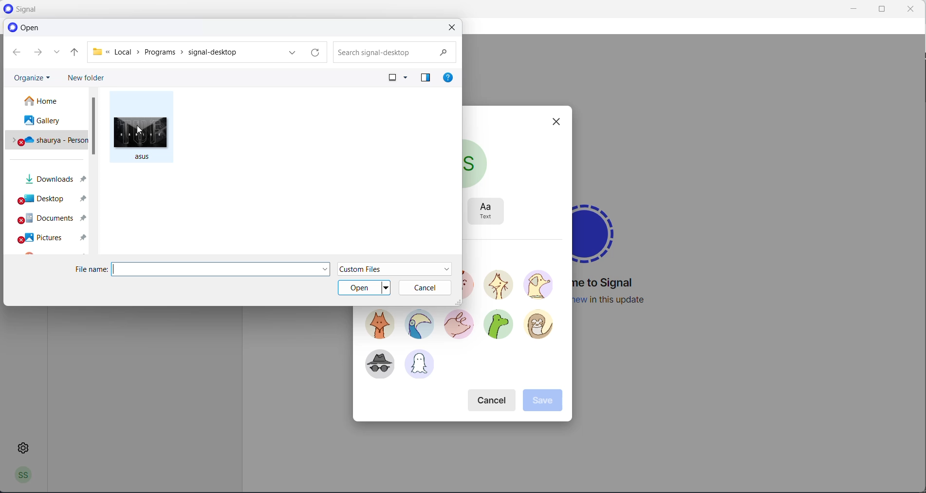  Describe the element at coordinates (59, 54) in the screenshot. I see `recently accessed` at that location.